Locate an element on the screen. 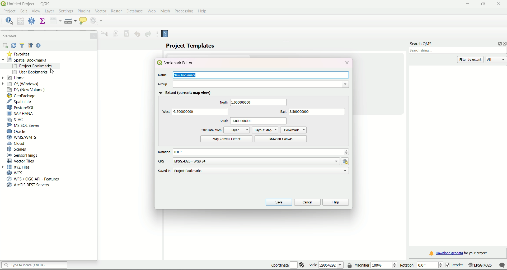  Arrow is located at coordinates (4, 78).